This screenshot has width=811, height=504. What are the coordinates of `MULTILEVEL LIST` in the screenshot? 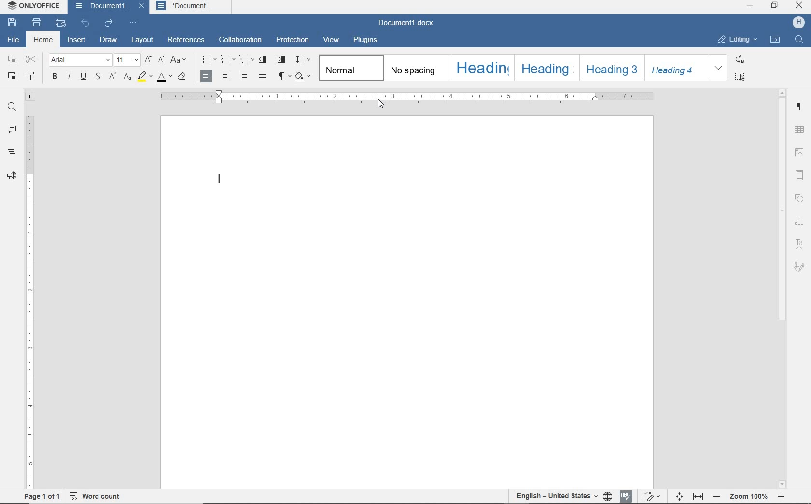 It's located at (247, 59).